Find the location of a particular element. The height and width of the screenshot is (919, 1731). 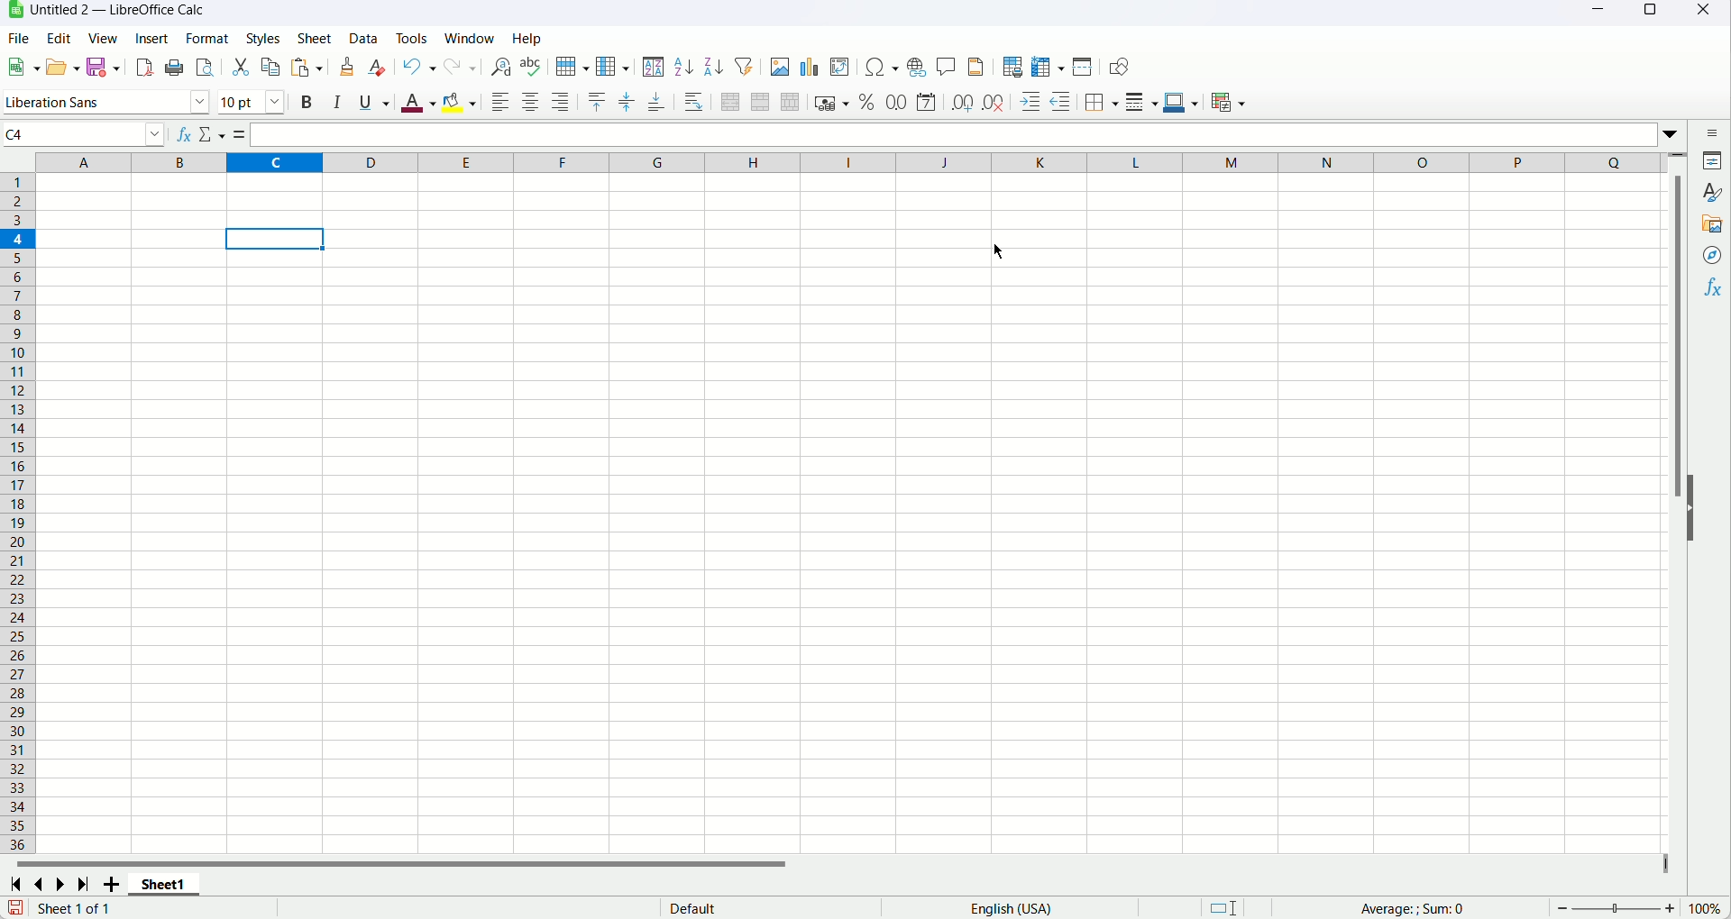

Italic is located at coordinates (338, 103).